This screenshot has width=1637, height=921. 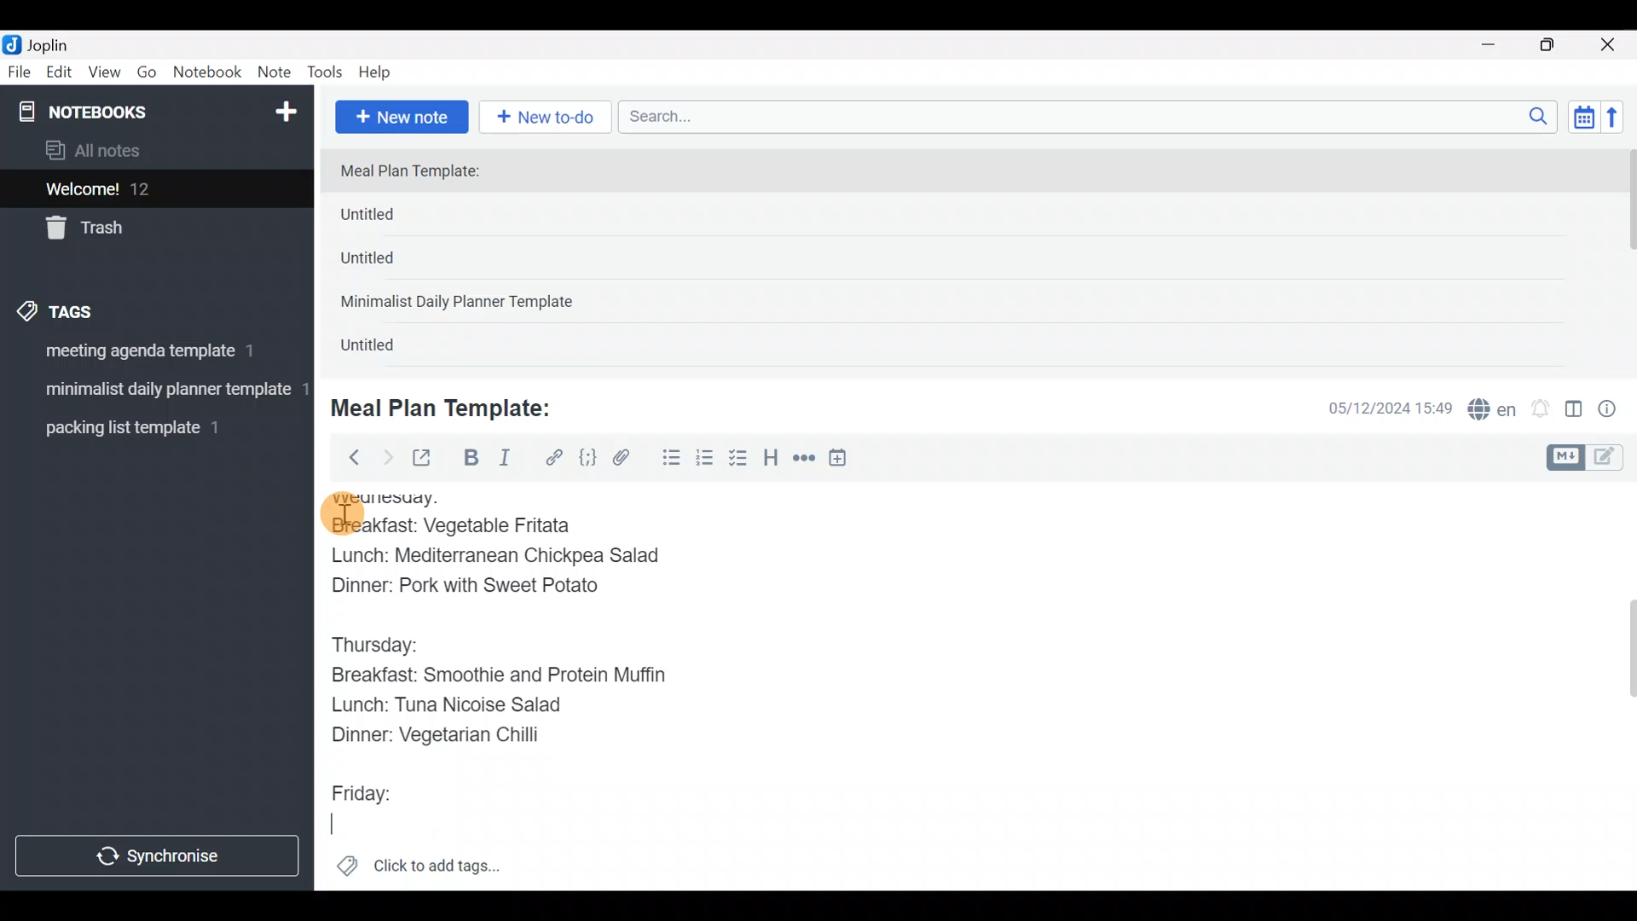 I want to click on Hyperlink, so click(x=554, y=458).